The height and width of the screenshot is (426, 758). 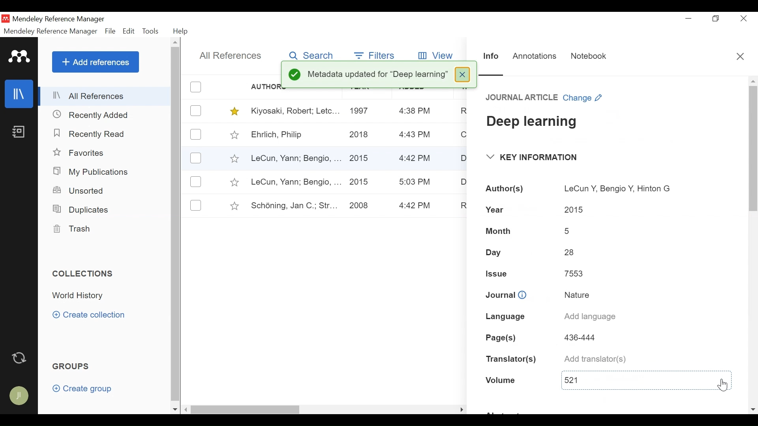 I want to click on Notebook, so click(x=18, y=133).